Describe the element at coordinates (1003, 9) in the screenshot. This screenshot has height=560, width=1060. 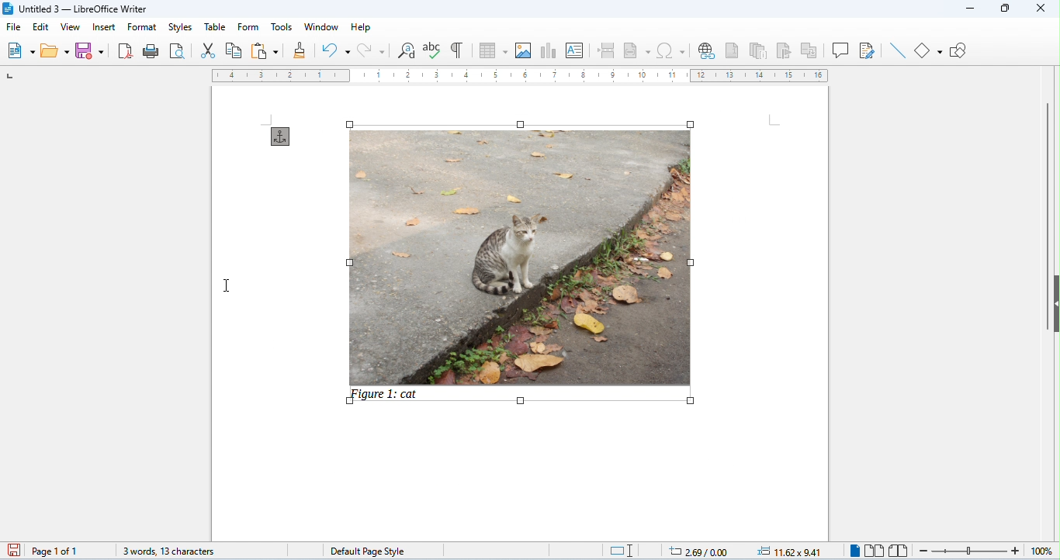
I see `maximize` at that location.